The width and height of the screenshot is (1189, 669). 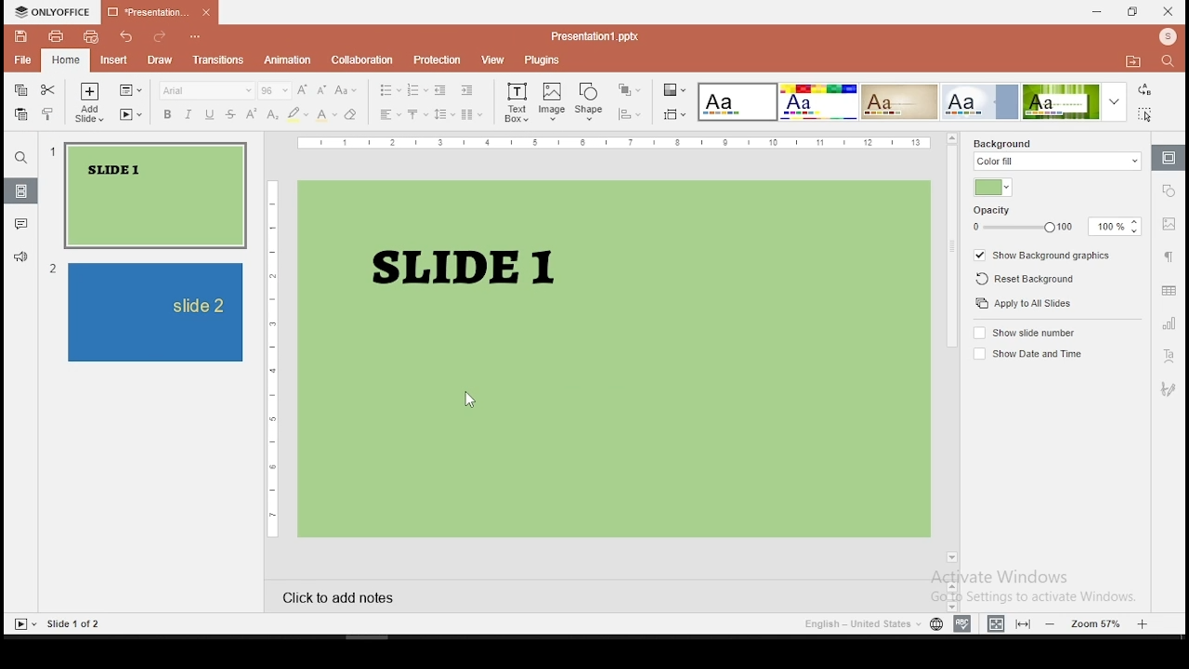 I want to click on superscript, so click(x=251, y=112).